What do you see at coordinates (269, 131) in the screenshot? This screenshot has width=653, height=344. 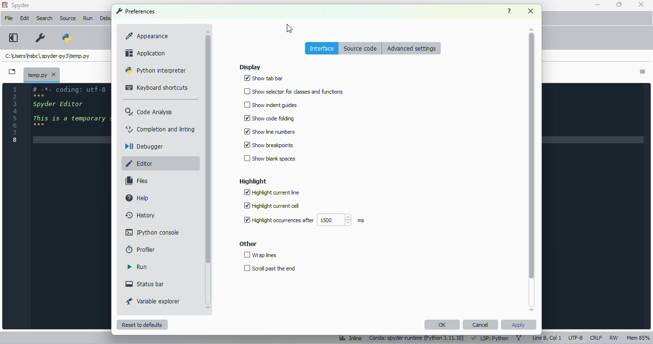 I see `show line numbers` at bounding box center [269, 131].